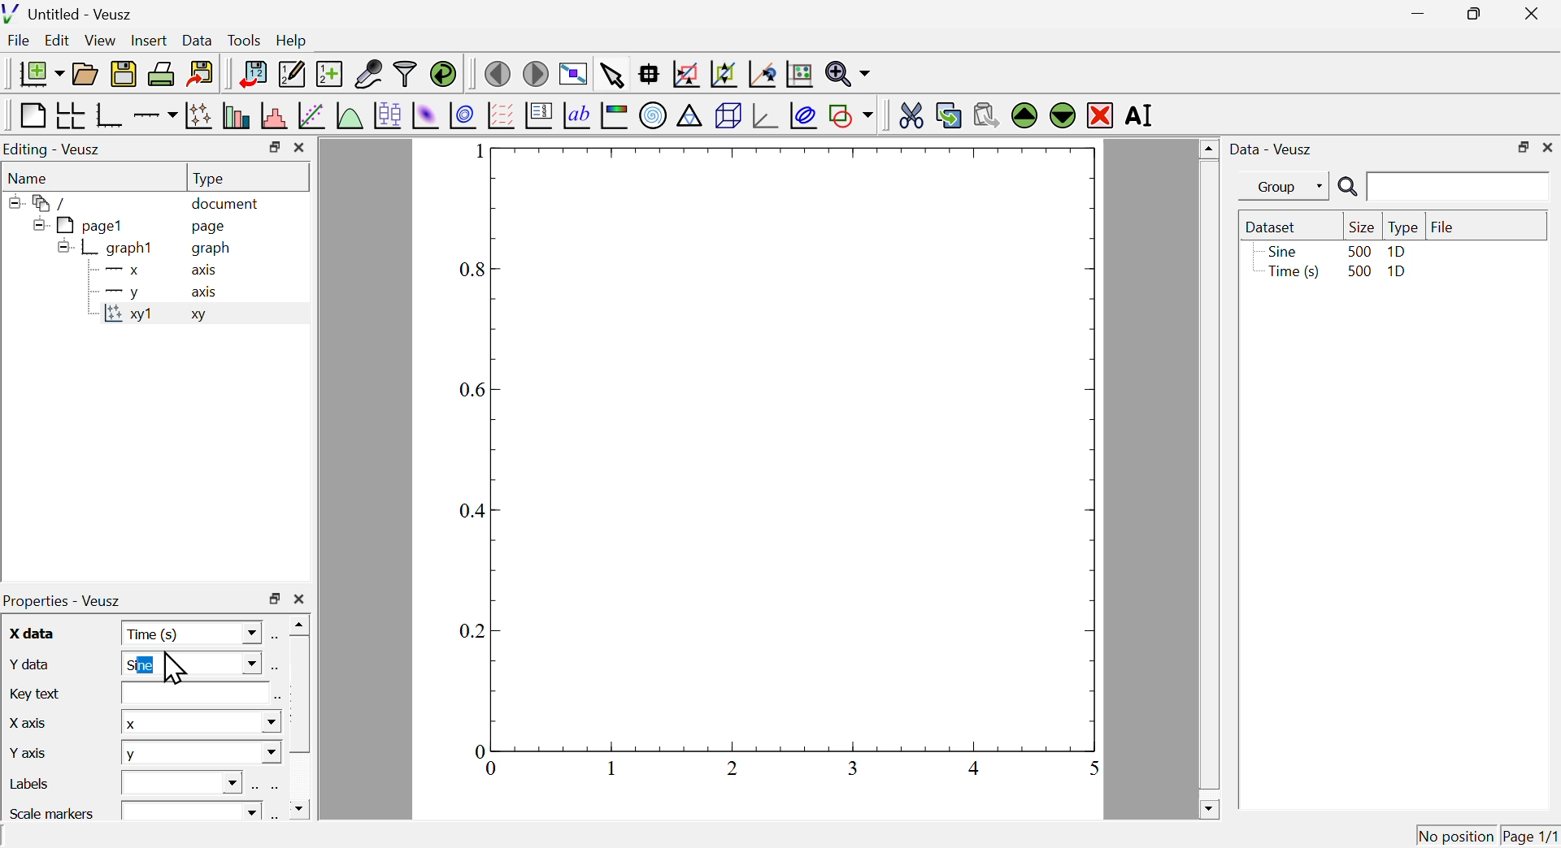 This screenshot has width=1561, height=848. I want to click on maximize, so click(274, 599).